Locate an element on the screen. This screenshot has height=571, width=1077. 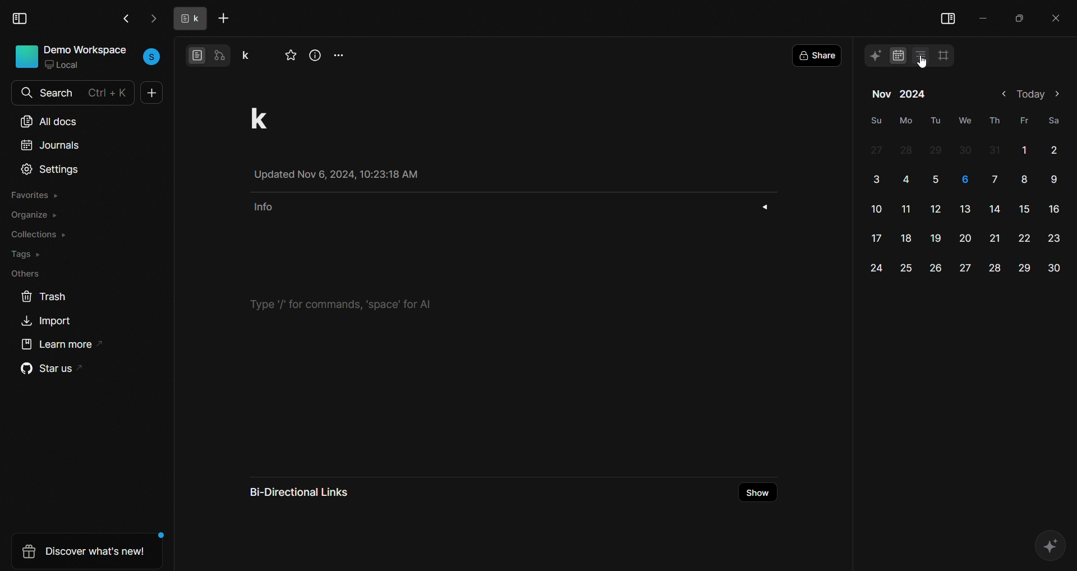
favorite is located at coordinates (292, 56).